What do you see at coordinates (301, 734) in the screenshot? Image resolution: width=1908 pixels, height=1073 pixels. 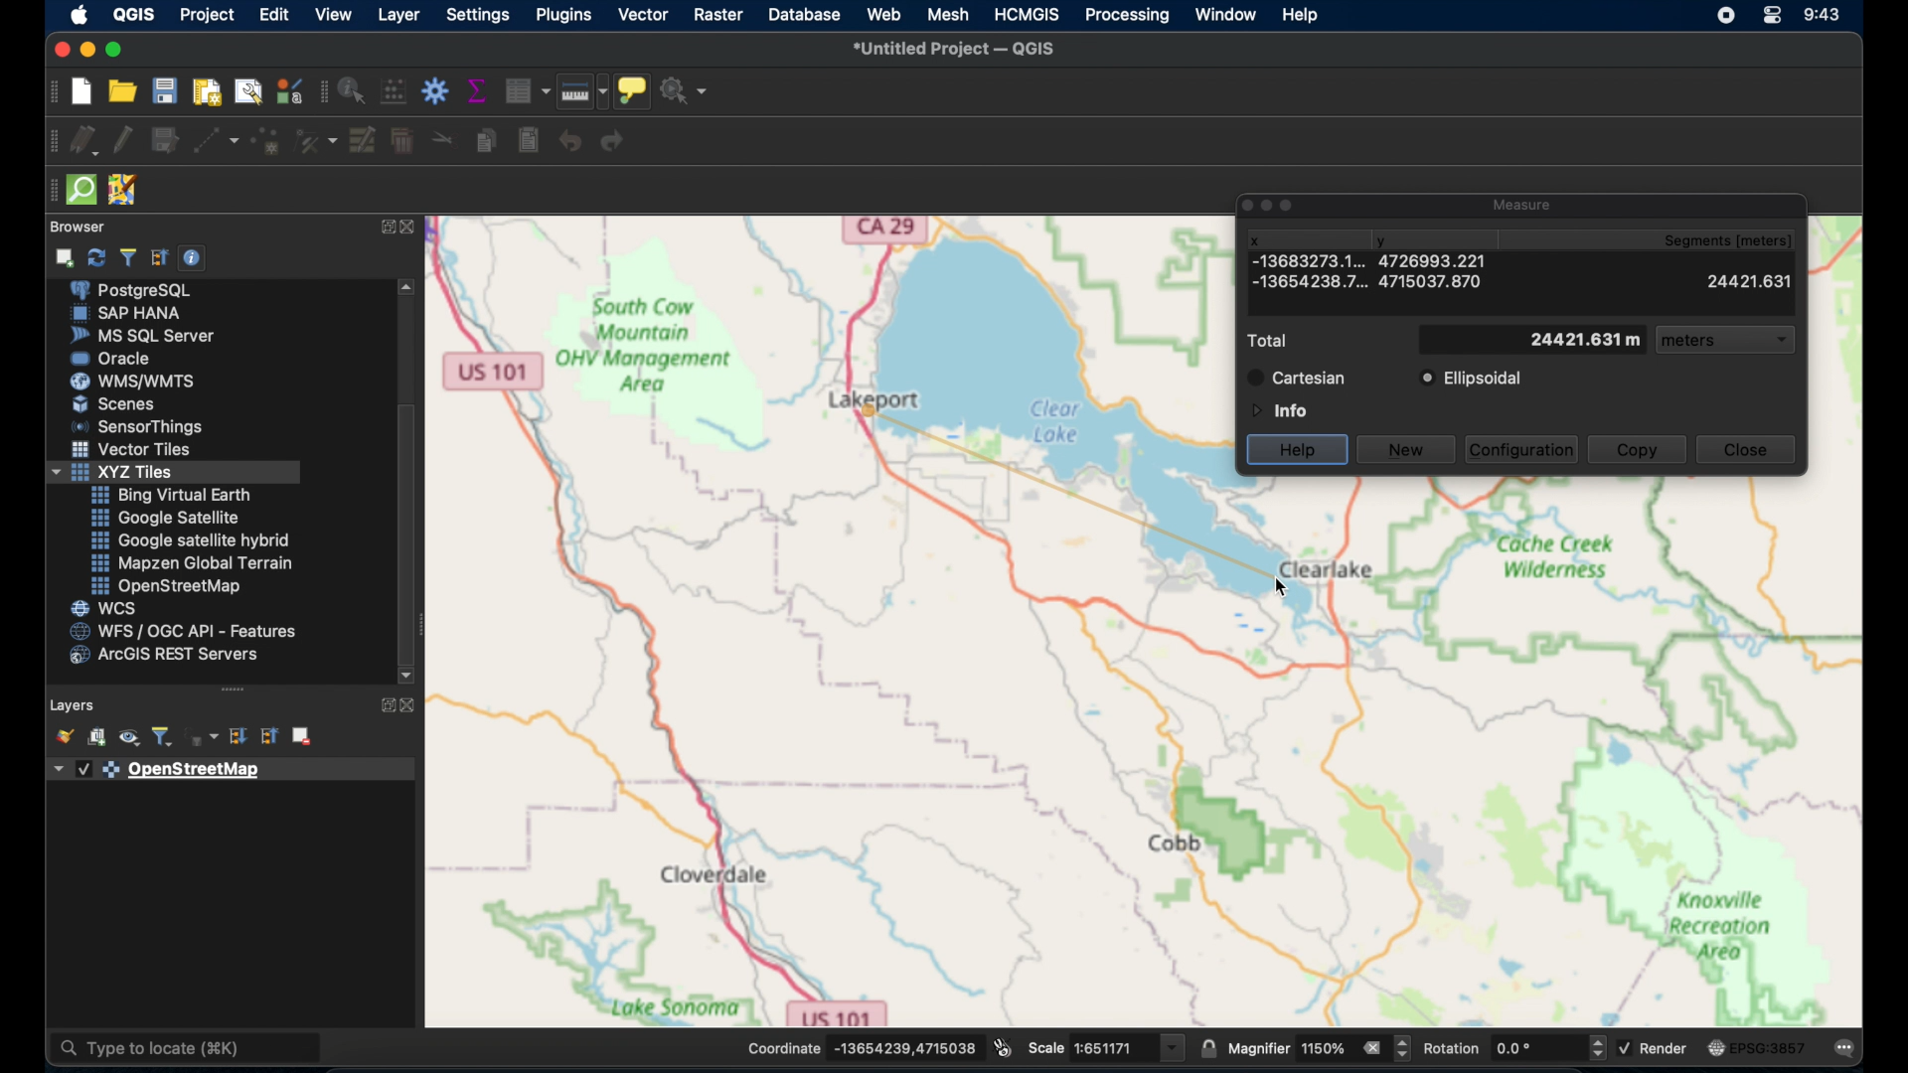 I see `remove layer` at bounding box center [301, 734].